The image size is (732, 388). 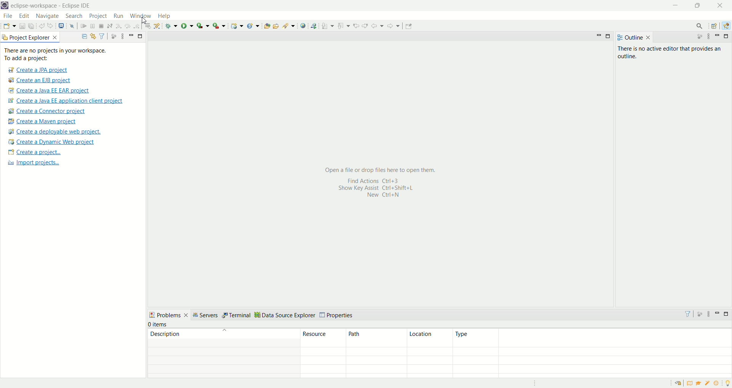 I want to click on run last tool, so click(x=220, y=25).